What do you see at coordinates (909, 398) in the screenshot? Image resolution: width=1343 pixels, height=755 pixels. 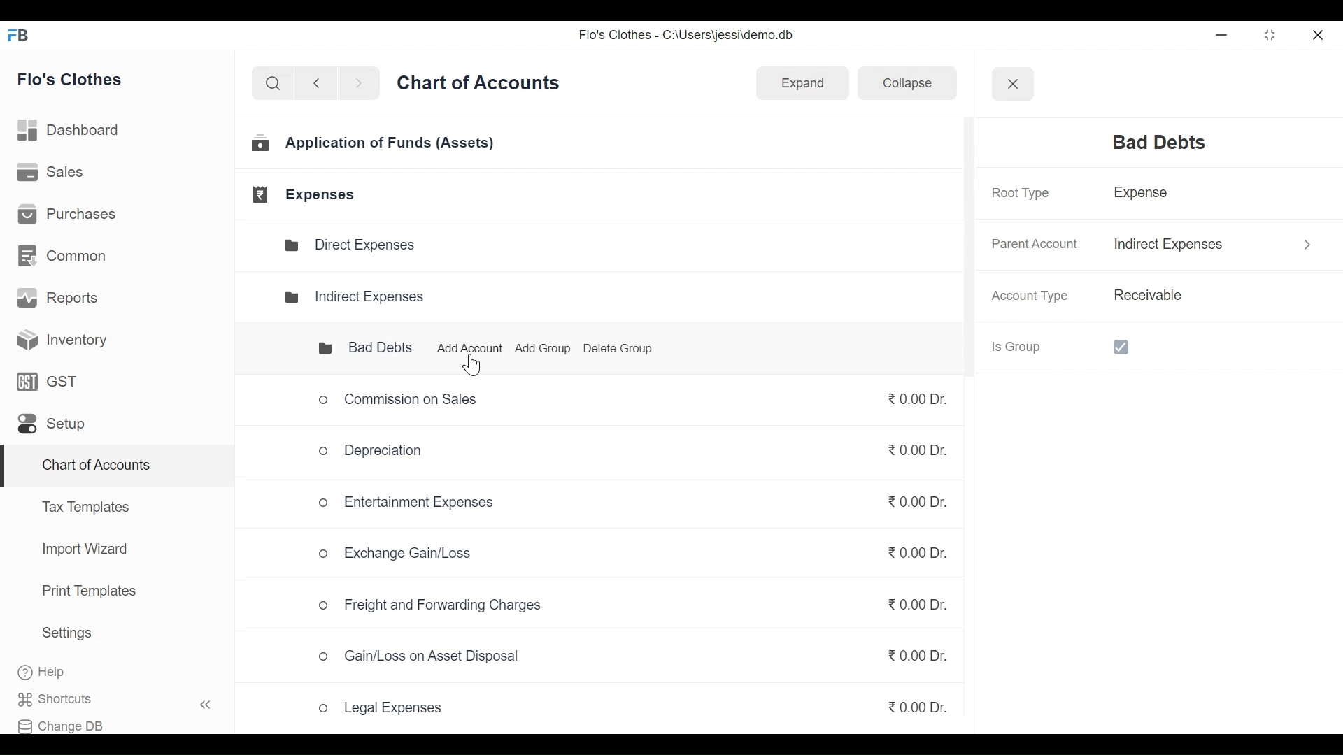 I see `₹0.00Dr.` at bounding box center [909, 398].